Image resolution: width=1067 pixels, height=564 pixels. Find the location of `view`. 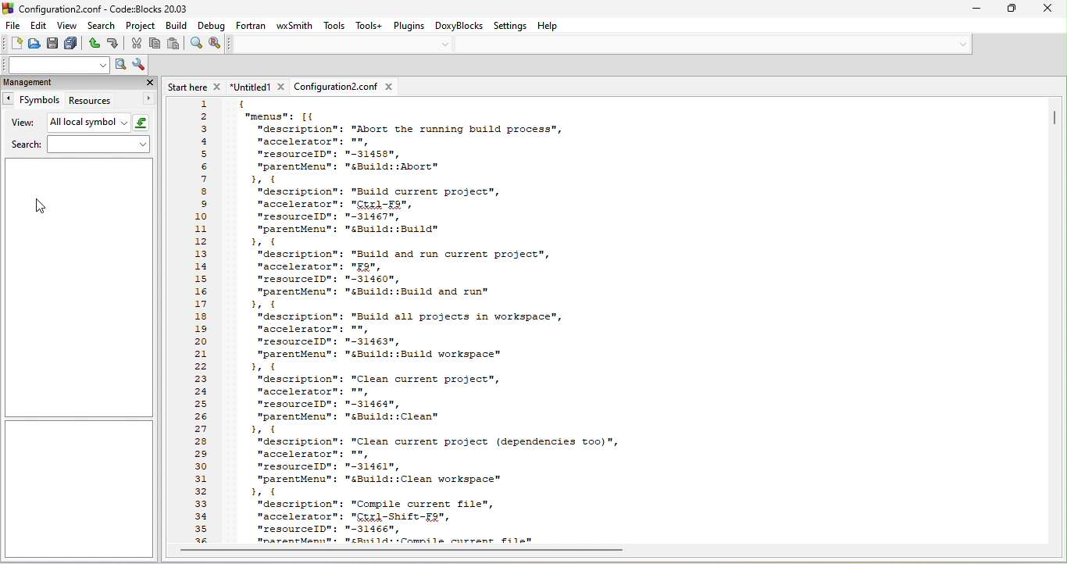

view is located at coordinates (20, 123).